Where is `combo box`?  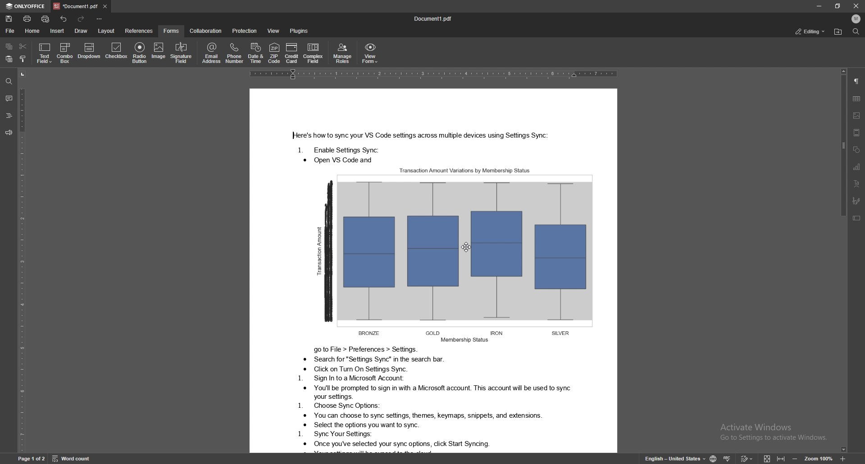 combo box is located at coordinates (65, 53).